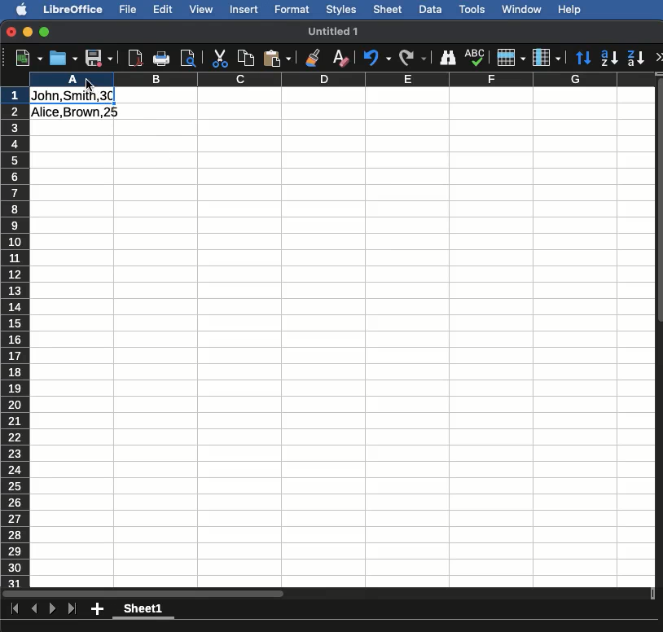 Image resolution: width=663 pixels, height=632 pixels. Describe the element at coordinates (96, 609) in the screenshot. I see `Add new sheet` at that location.